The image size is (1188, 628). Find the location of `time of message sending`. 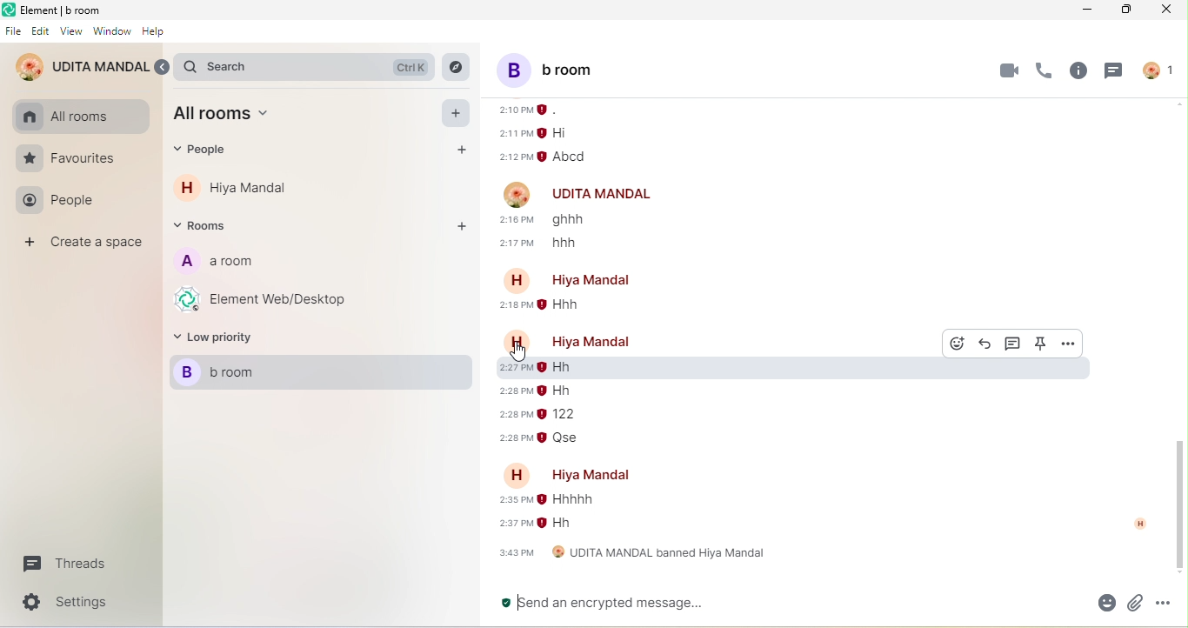

time of message sending is located at coordinates (514, 133).